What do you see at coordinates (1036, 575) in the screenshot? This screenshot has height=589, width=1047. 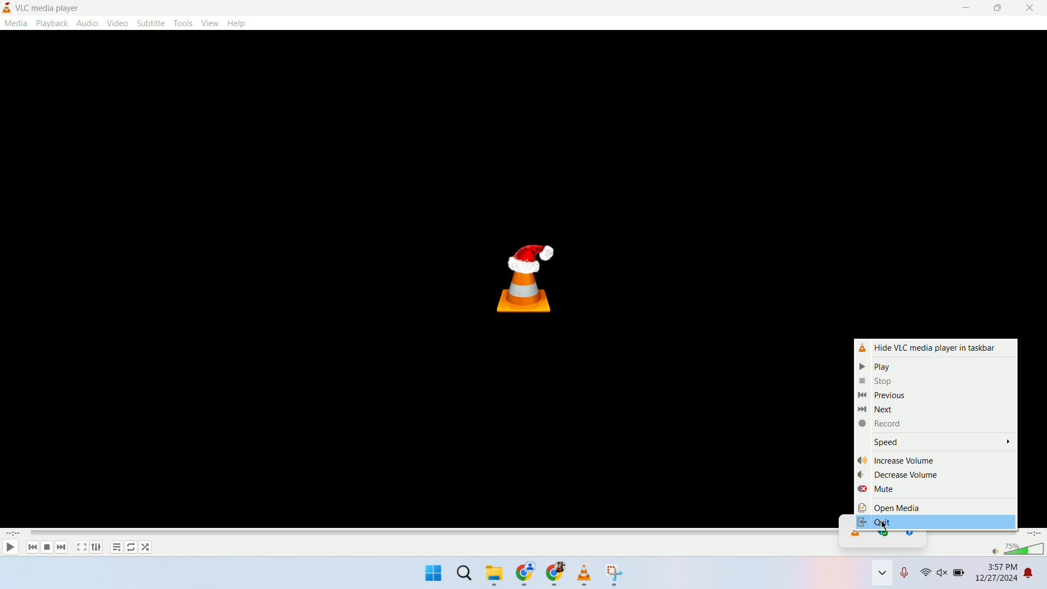 I see `notifications` at bounding box center [1036, 575].